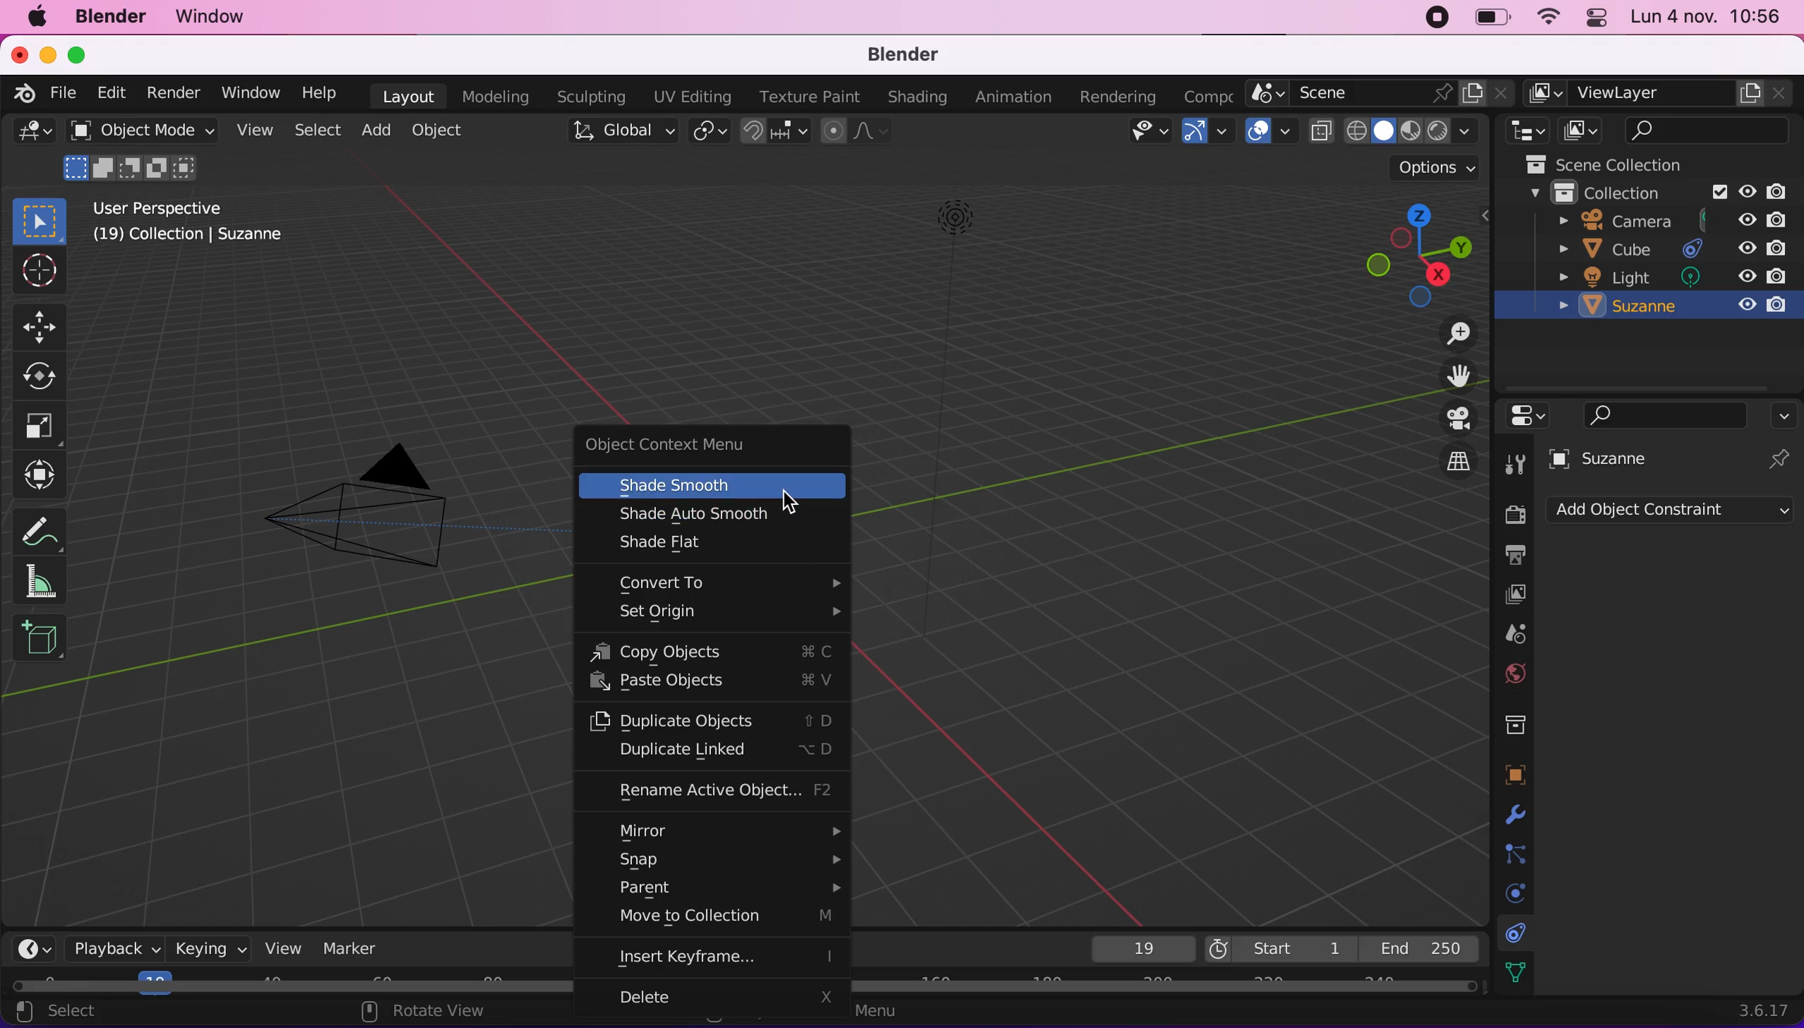  I want to click on minimize, so click(49, 53).